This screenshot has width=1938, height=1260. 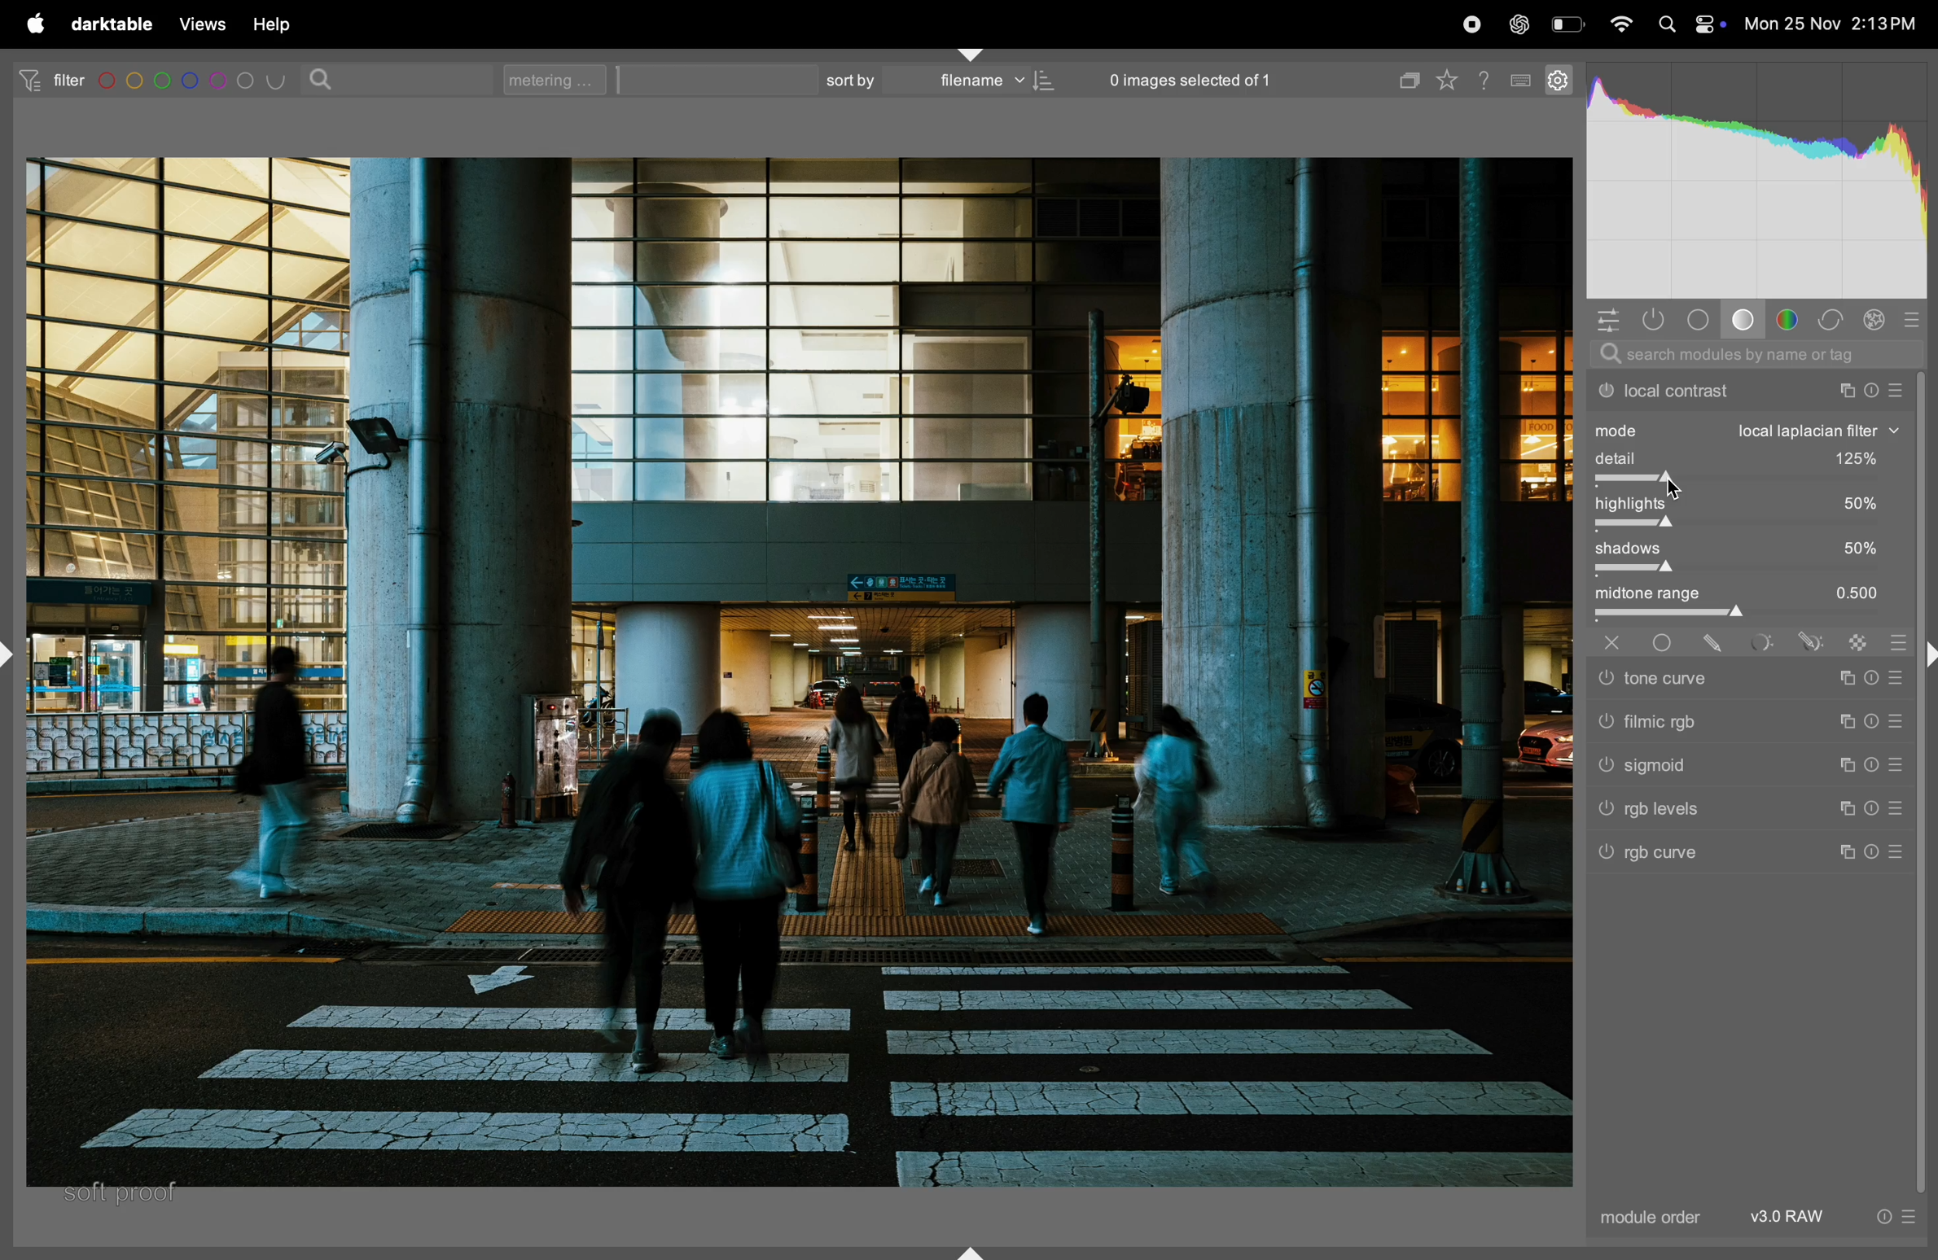 I want to click on help, so click(x=272, y=24).